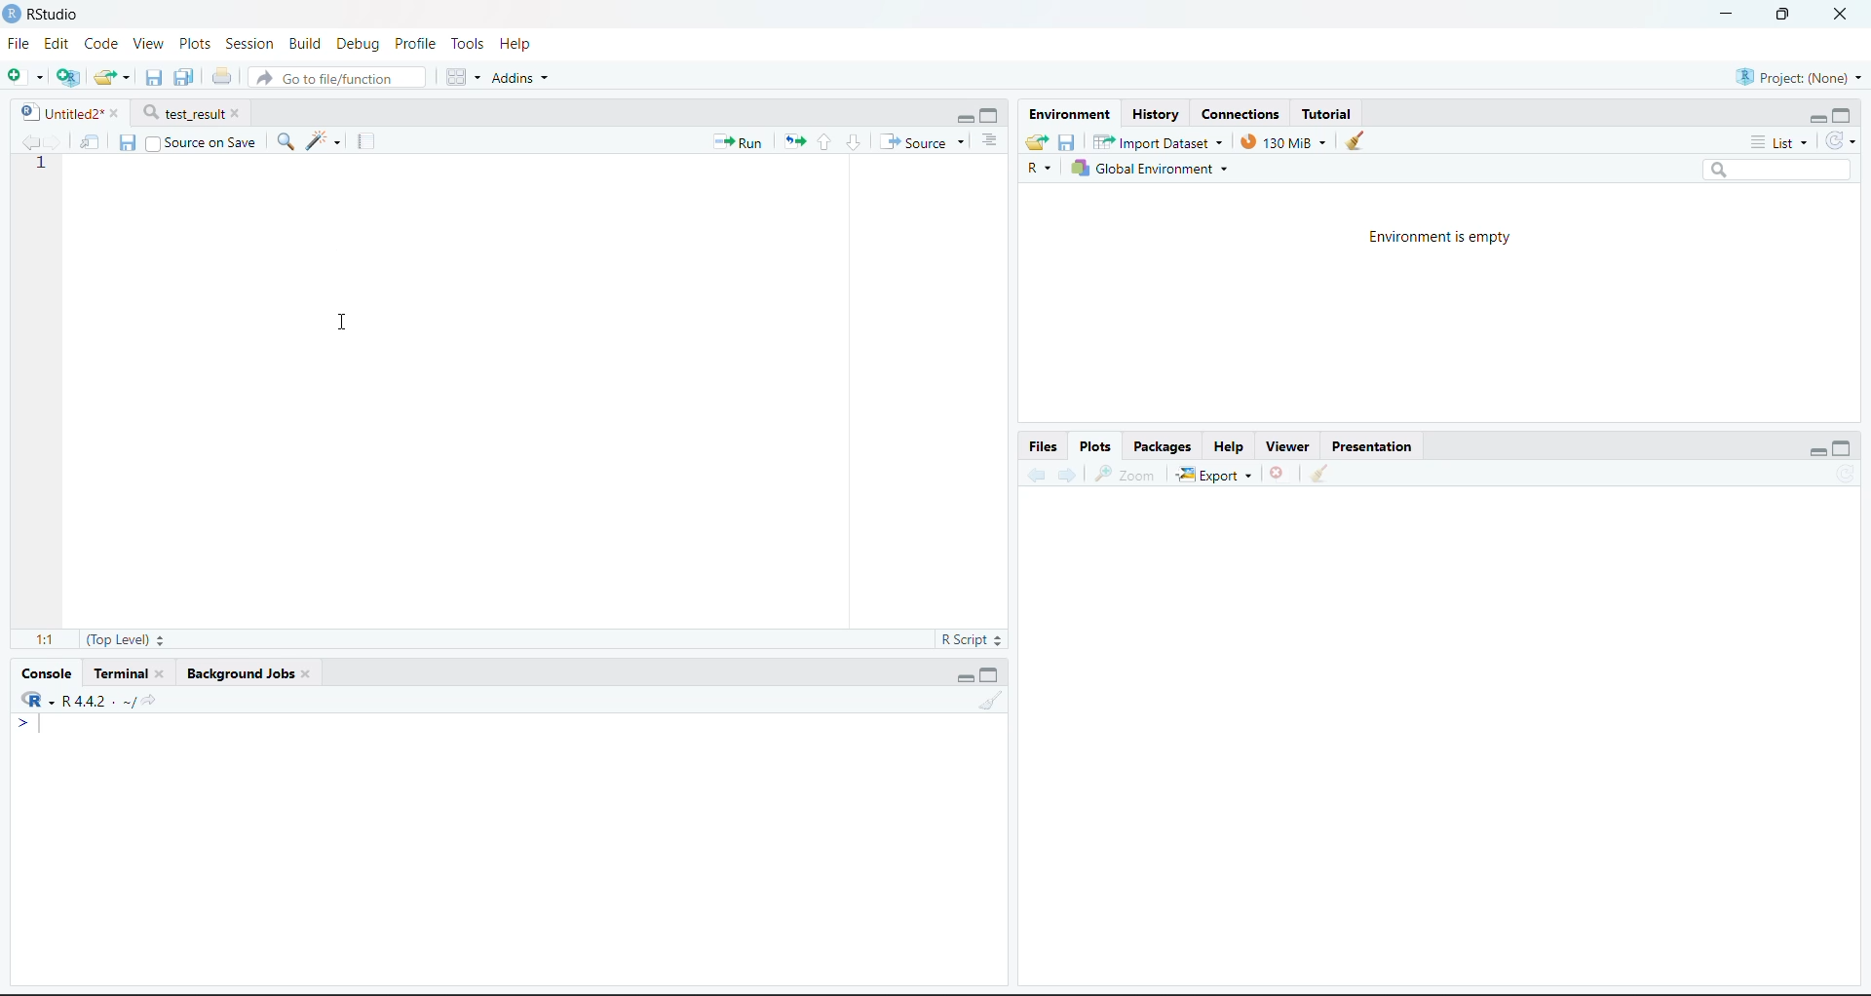  Describe the element at coordinates (1158, 141) in the screenshot. I see `Import Dataset` at that location.